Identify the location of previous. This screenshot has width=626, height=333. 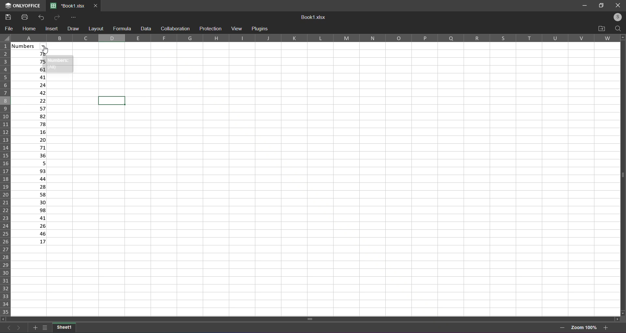
(7, 326).